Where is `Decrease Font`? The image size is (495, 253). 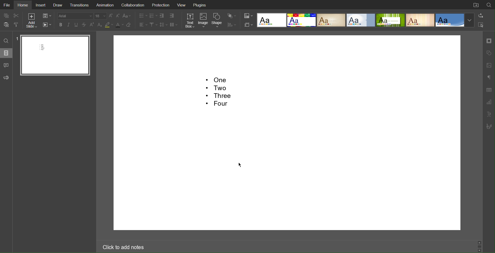 Decrease Font is located at coordinates (117, 16).